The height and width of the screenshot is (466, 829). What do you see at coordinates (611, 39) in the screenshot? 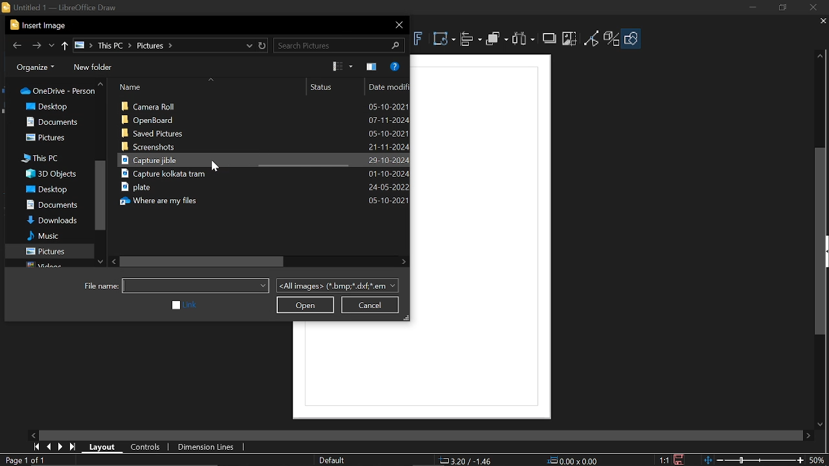
I see `Toggle extrusion` at bounding box center [611, 39].